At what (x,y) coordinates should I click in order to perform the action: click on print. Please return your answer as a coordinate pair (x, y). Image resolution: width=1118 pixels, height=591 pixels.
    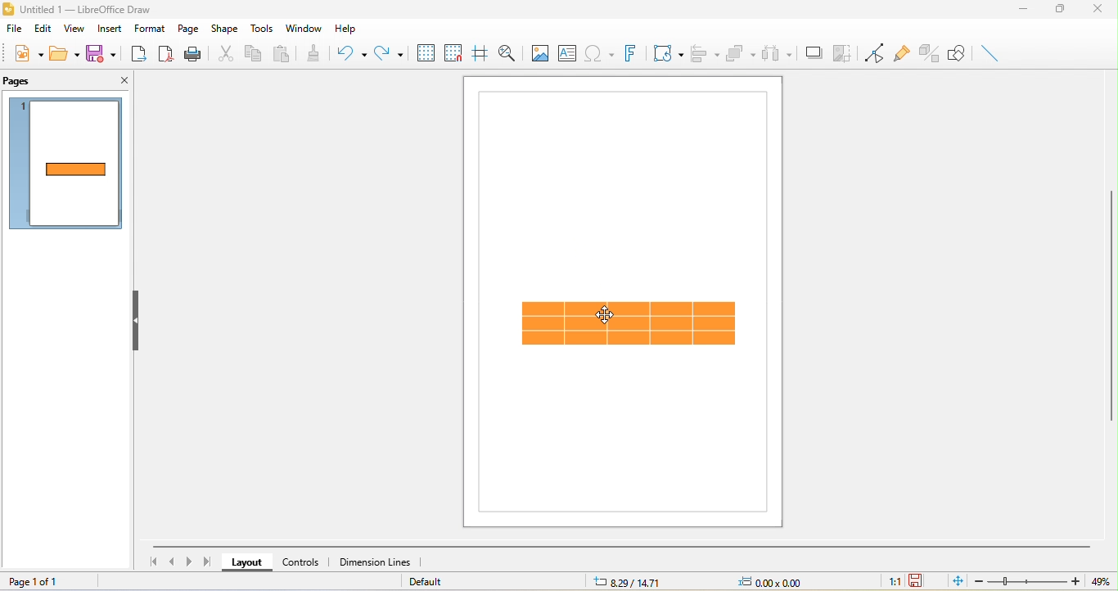
    Looking at the image, I should click on (192, 52).